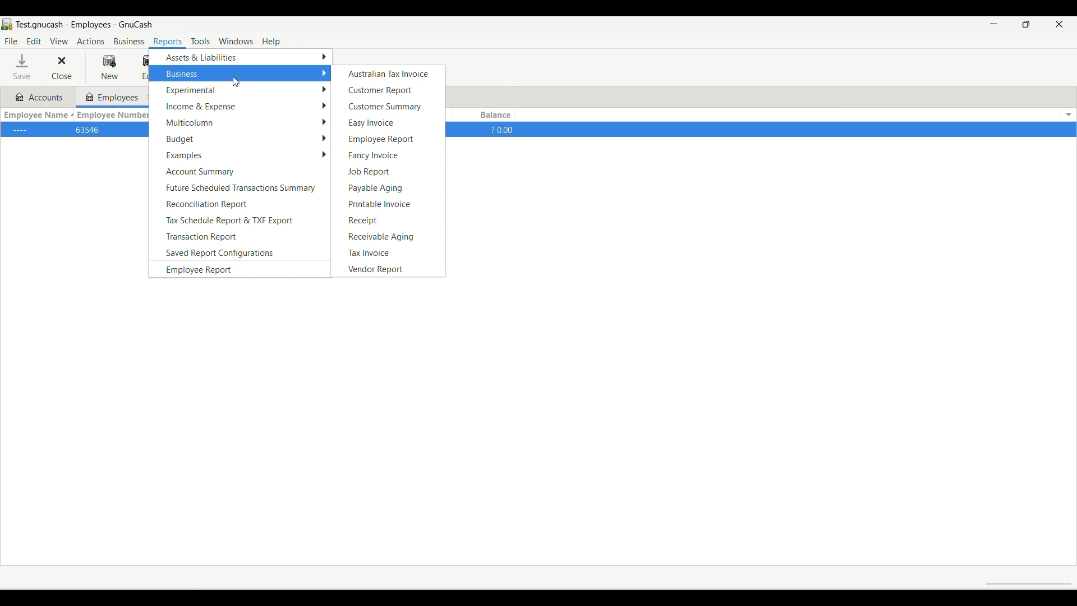 Image resolution: width=1077 pixels, height=606 pixels. What do you see at coordinates (236, 82) in the screenshot?
I see `Cursor moving to Business options` at bounding box center [236, 82].